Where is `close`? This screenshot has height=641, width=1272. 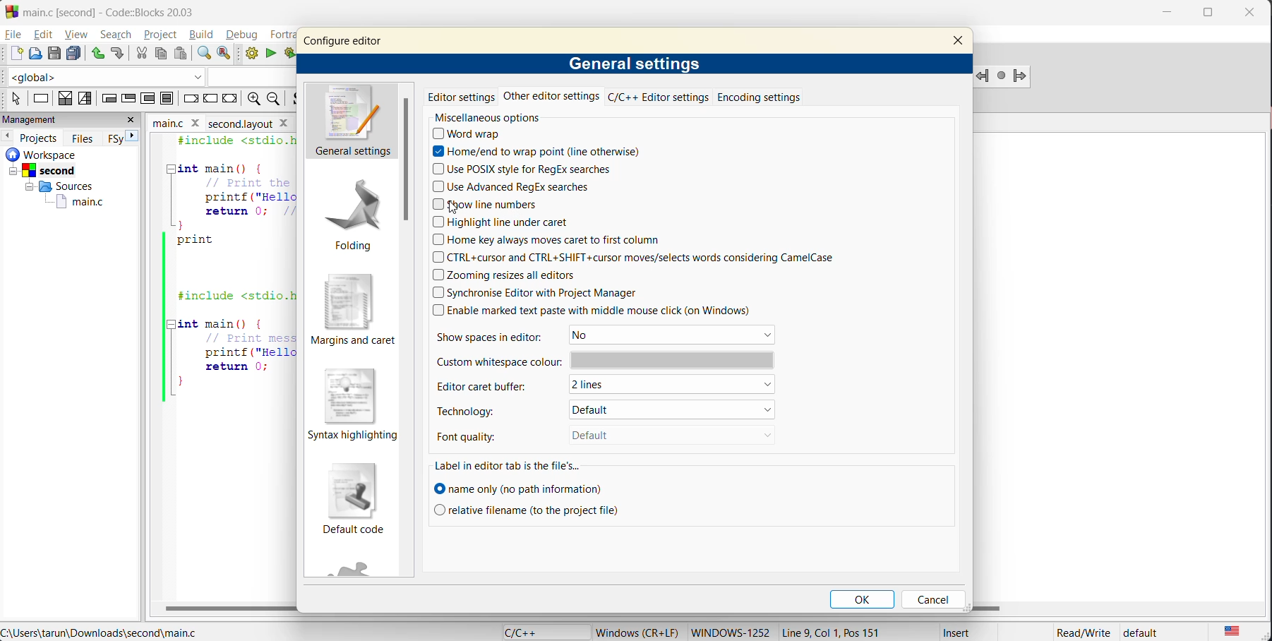
close is located at coordinates (961, 44).